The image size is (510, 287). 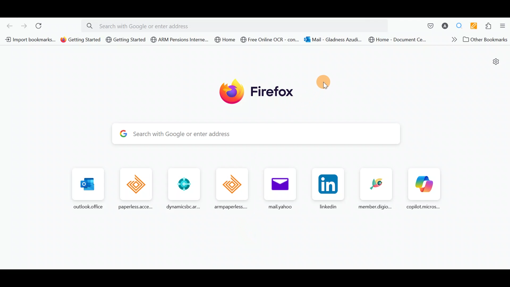 I want to click on cursor, so click(x=326, y=87).